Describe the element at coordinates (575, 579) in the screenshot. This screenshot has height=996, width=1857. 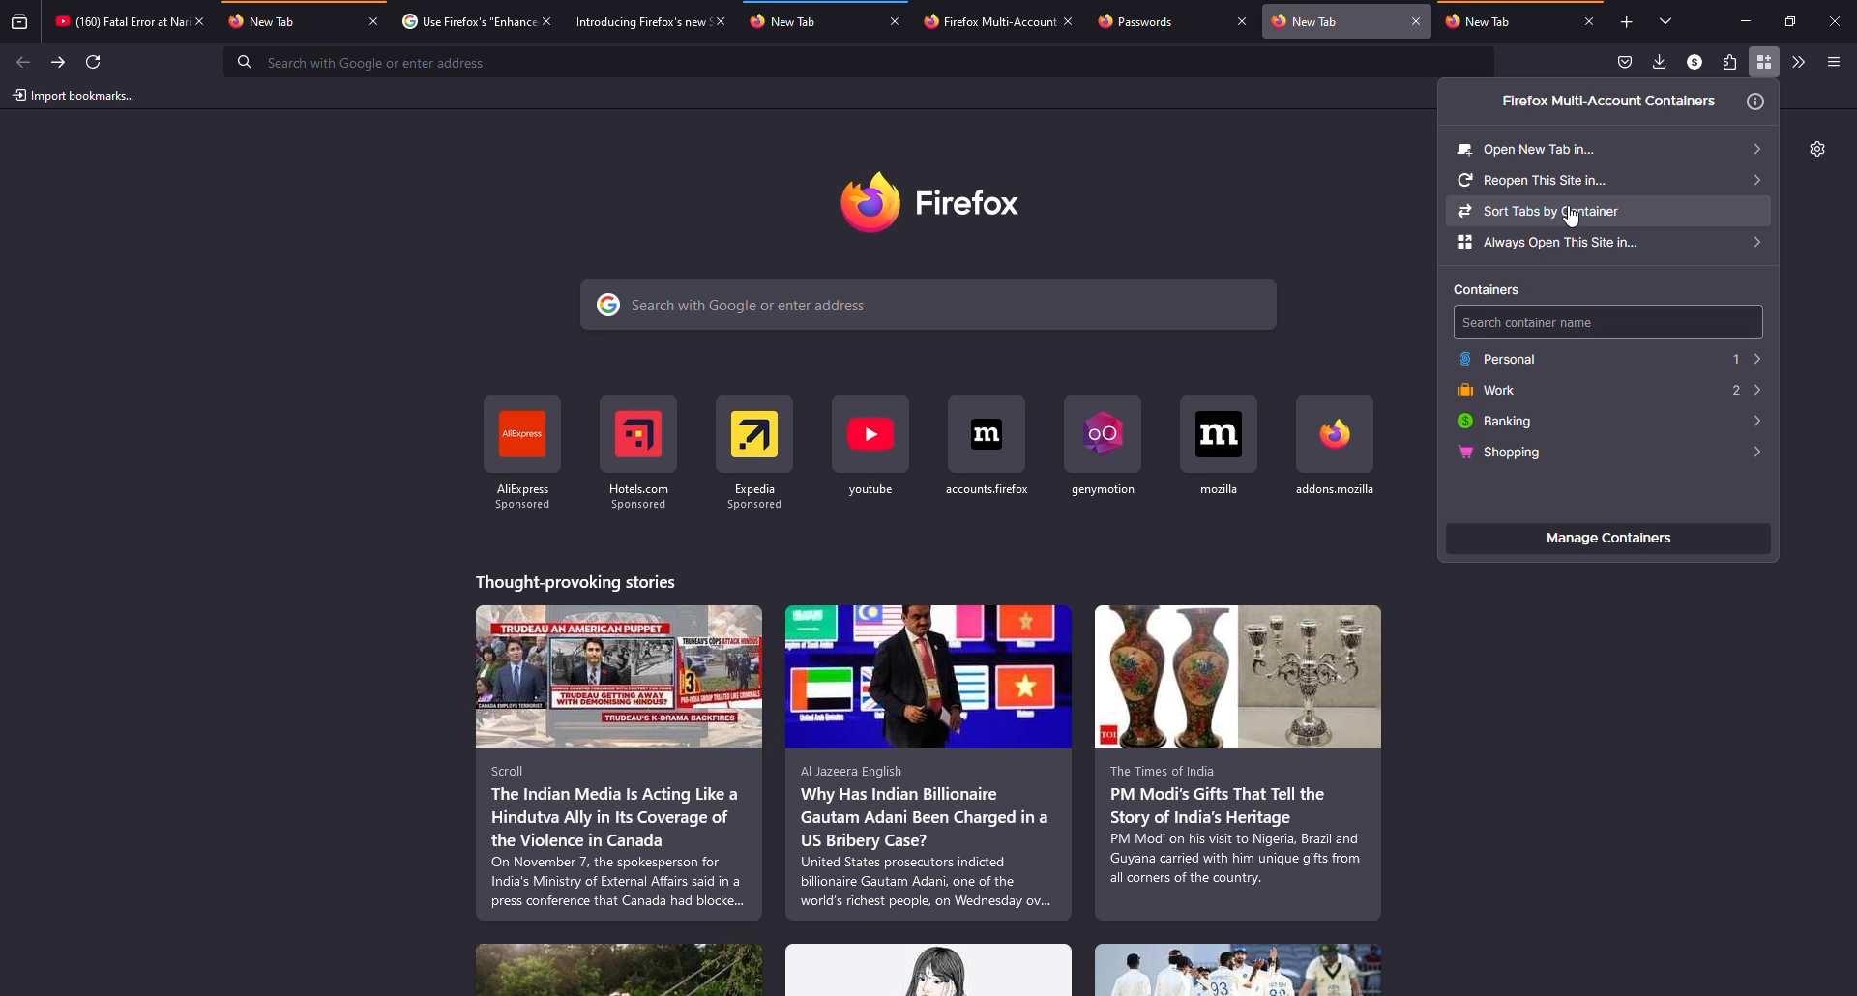
I see `stories` at that location.